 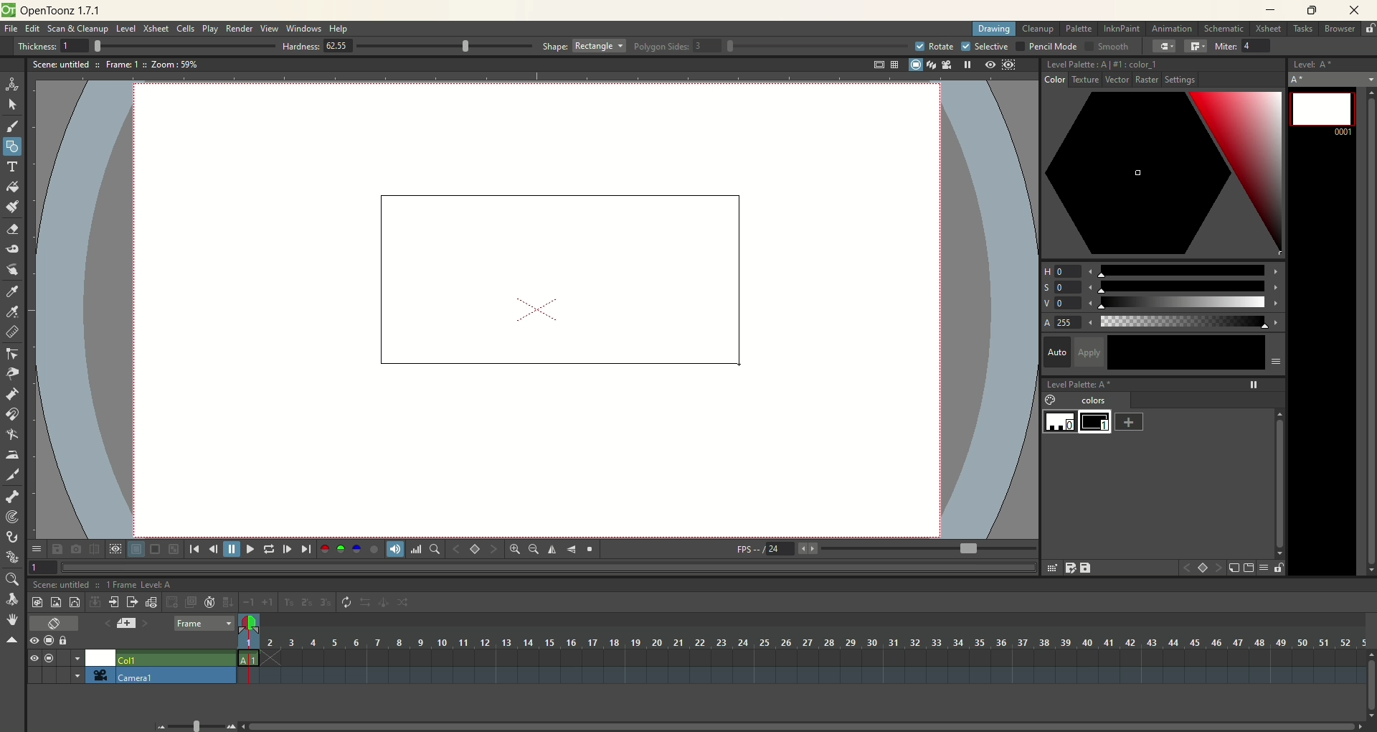 I want to click on reverse, so click(x=366, y=603).